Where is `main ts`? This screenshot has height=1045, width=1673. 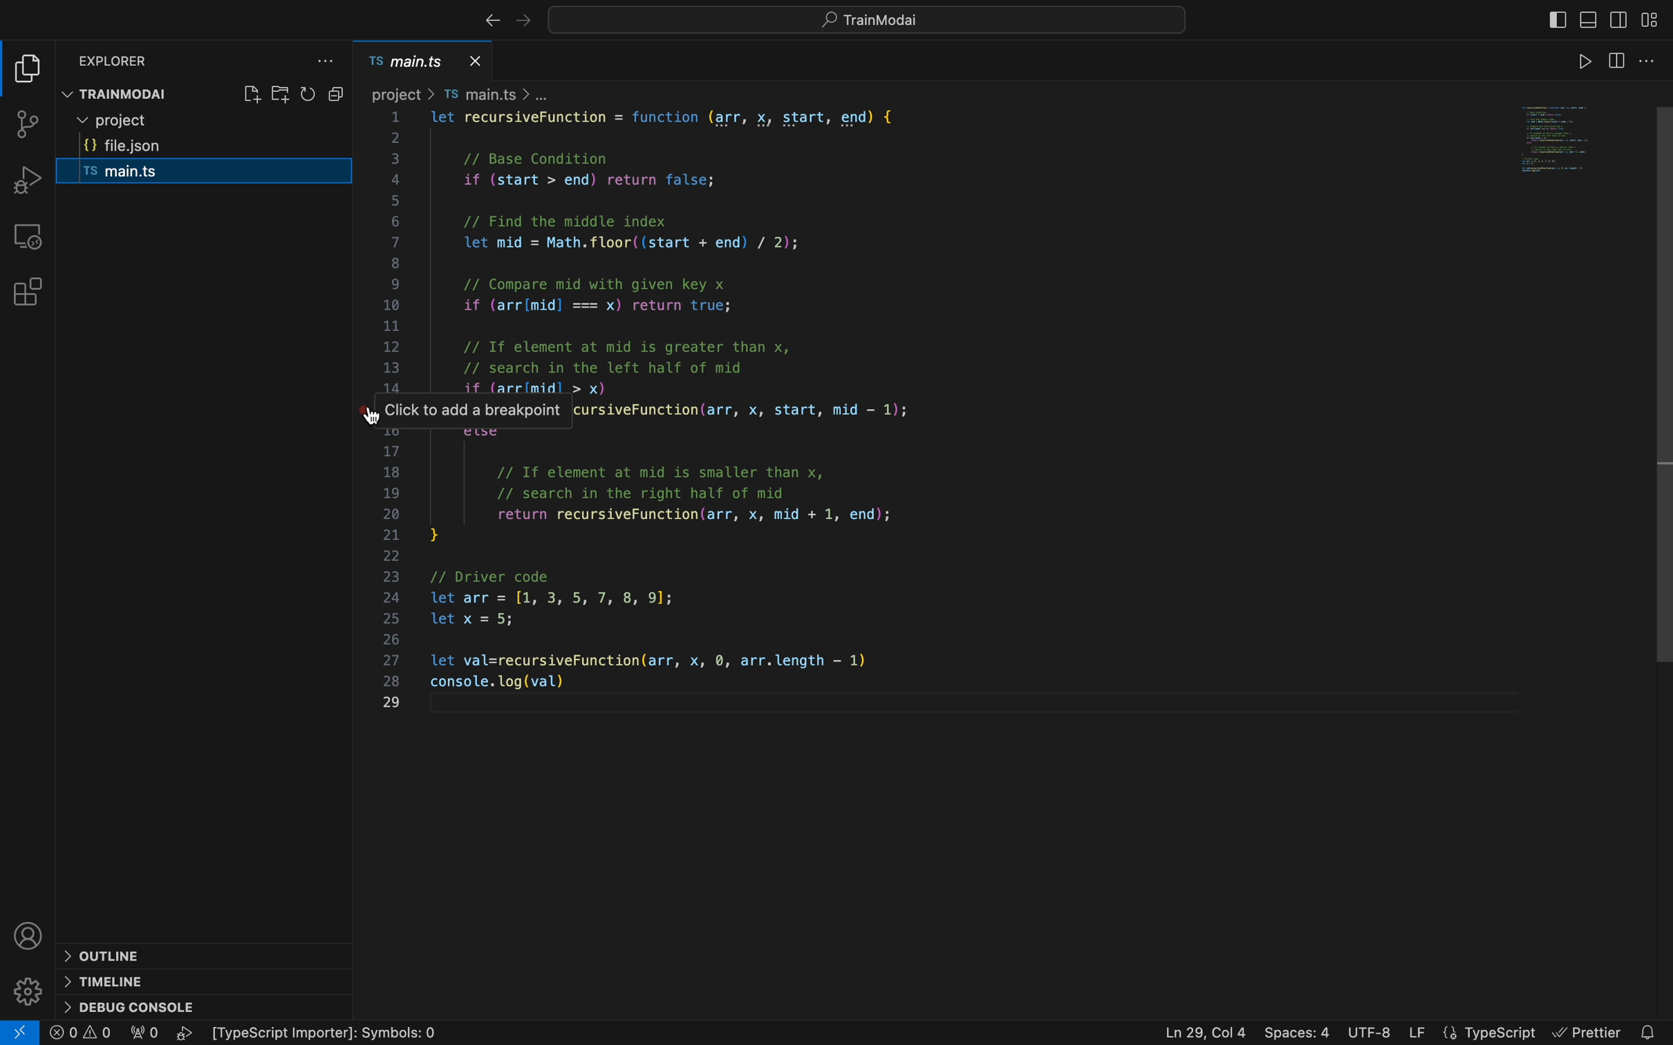
main ts is located at coordinates (204, 169).